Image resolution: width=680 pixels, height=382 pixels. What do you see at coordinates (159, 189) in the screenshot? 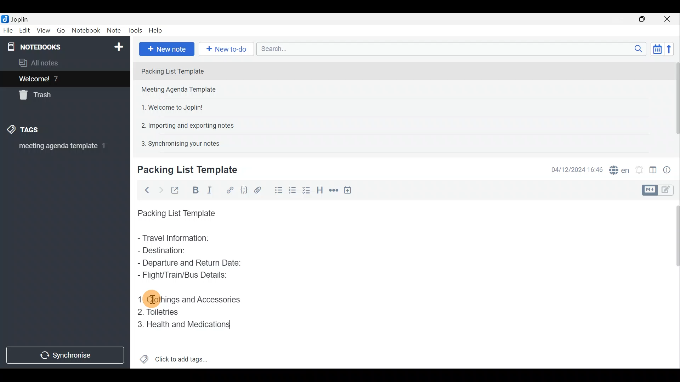
I see `Forward` at bounding box center [159, 189].